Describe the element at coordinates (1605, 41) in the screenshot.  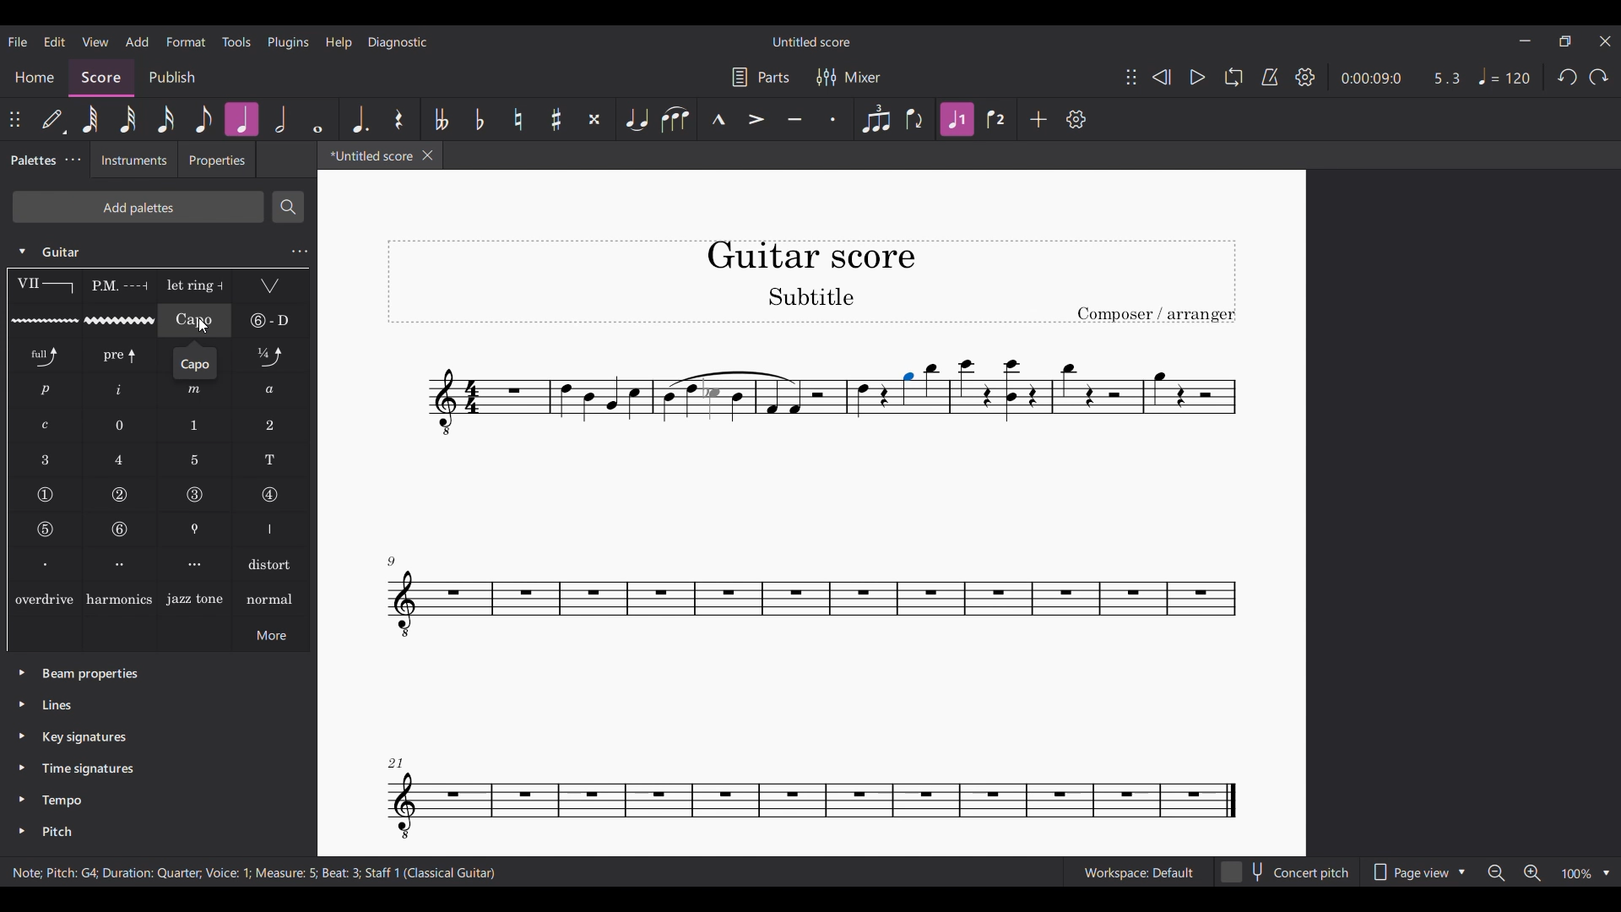
I see `Close interface` at that location.